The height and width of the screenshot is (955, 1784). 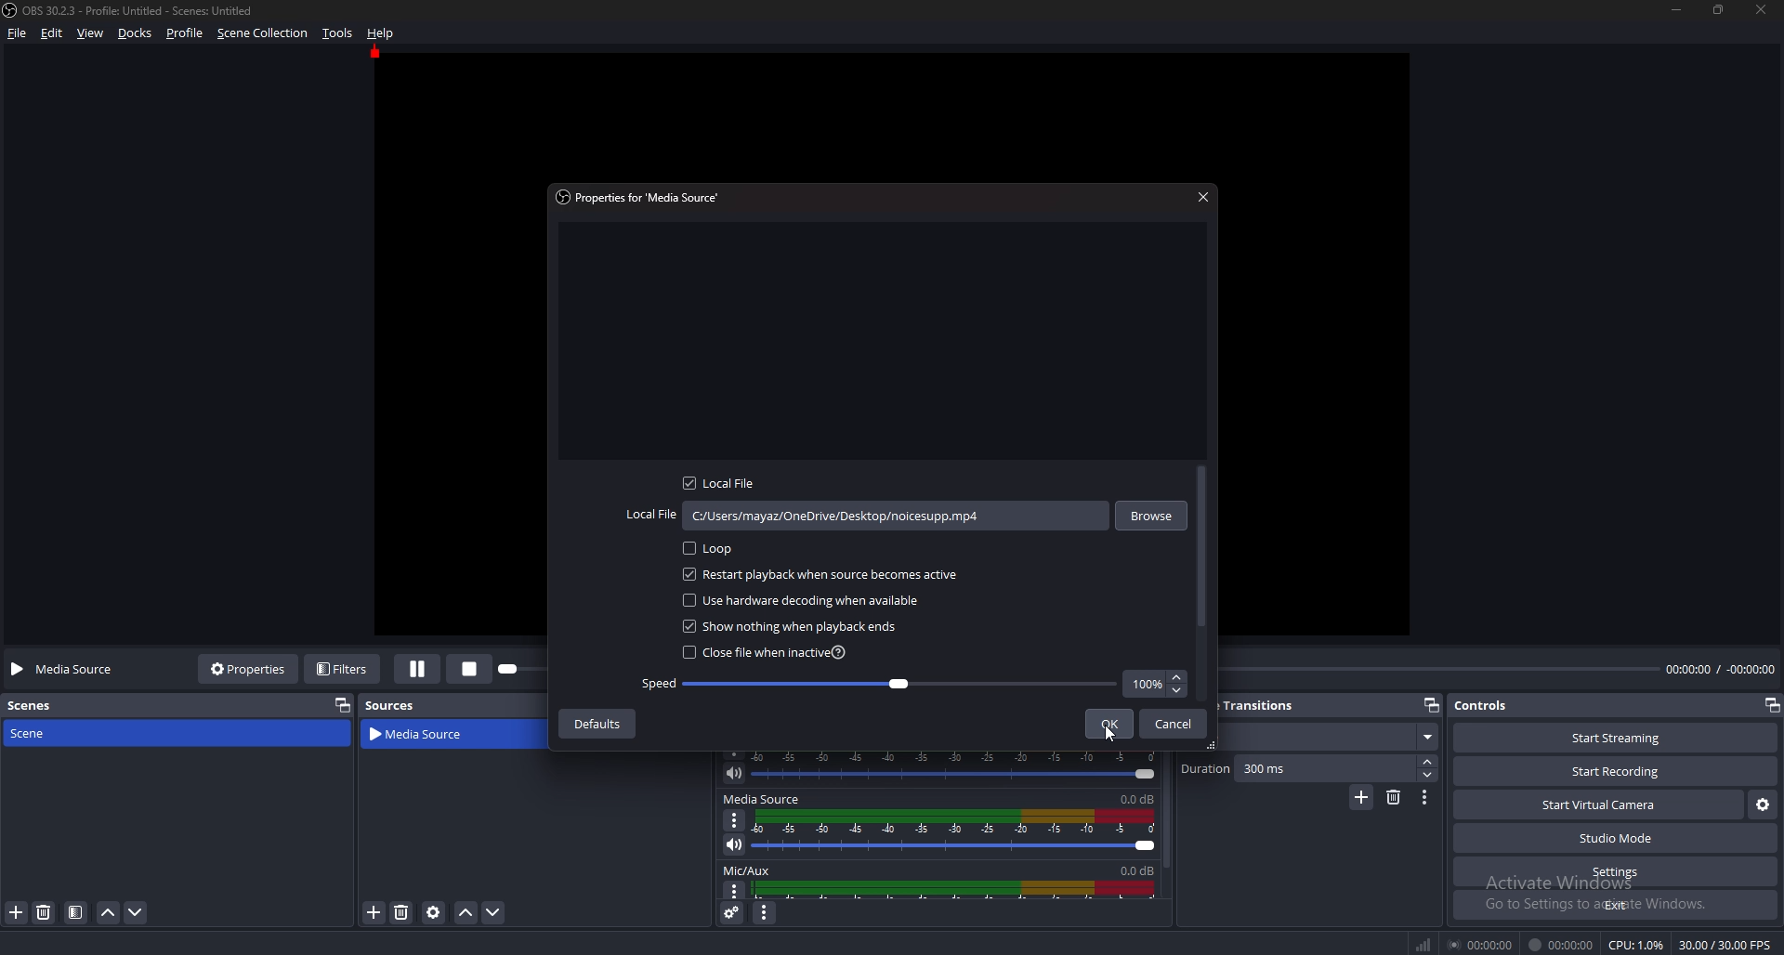 What do you see at coordinates (1267, 707) in the screenshot?
I see `Scene transitions` at bounding box center [1267, 707].